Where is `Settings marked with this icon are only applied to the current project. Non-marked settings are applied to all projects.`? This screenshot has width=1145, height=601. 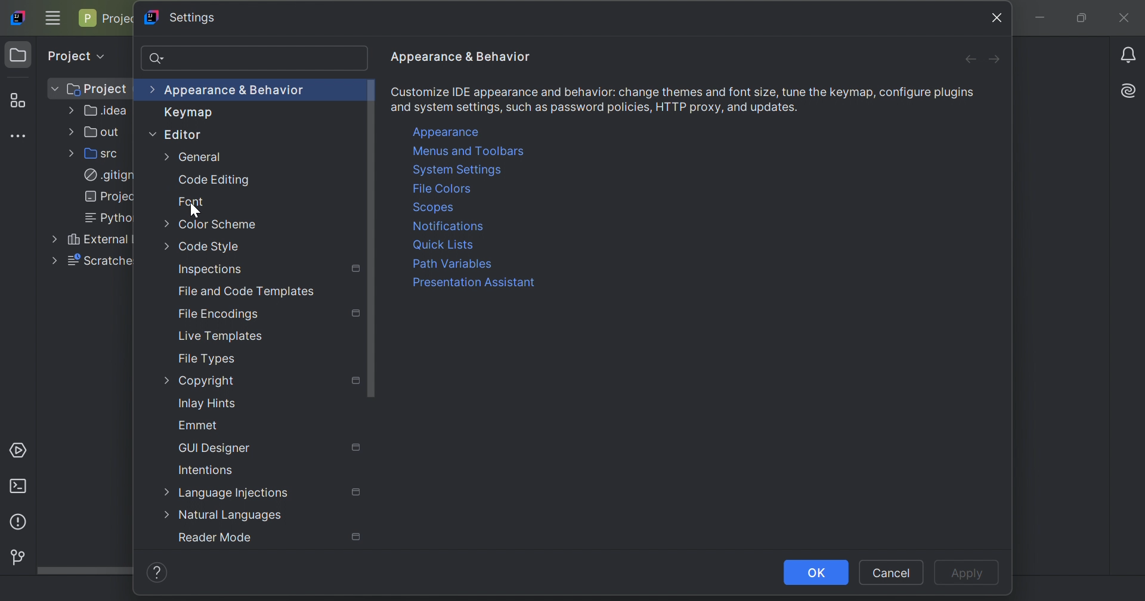
Settings marked with this icon are only applied to the current project. Non-marked settings are applied to all projects. is located at coordinates (357, 271).